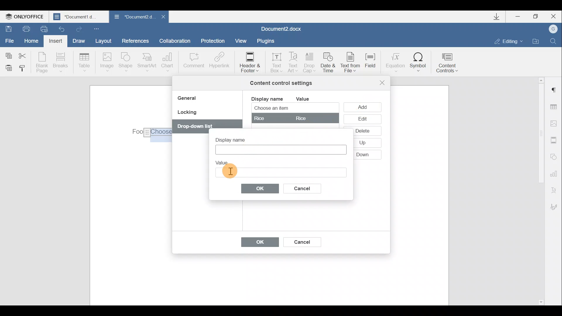  What do you see at coordinates (169, 62) in the screenshot?
I see `Chart` at bounding box center [169, 62].